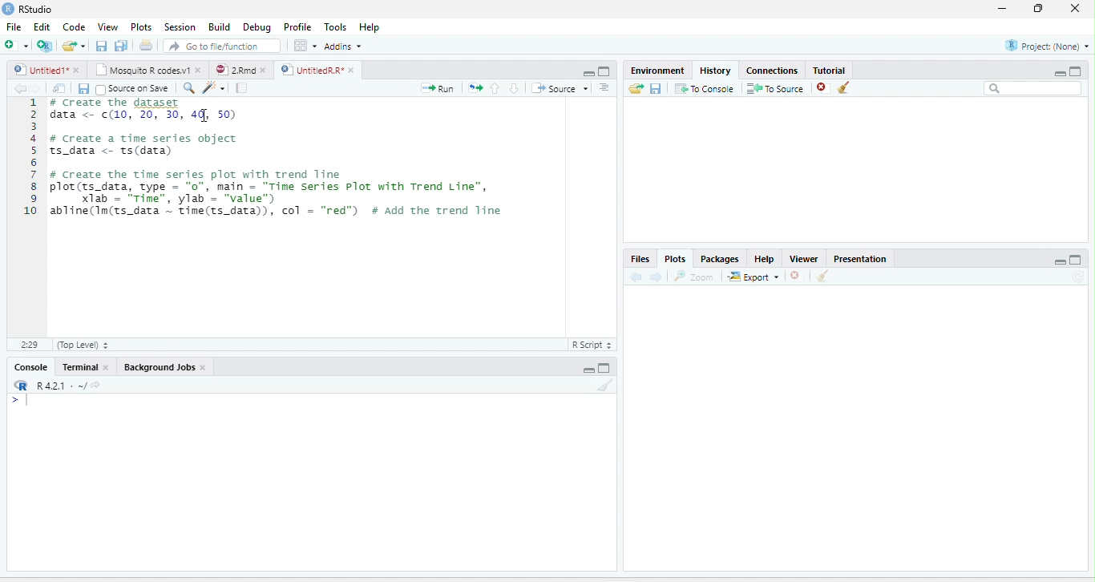  What do you see at coordinates (158, 367) in the screenshot?
I see `Background Jobs` at bounding box center [158, 367].